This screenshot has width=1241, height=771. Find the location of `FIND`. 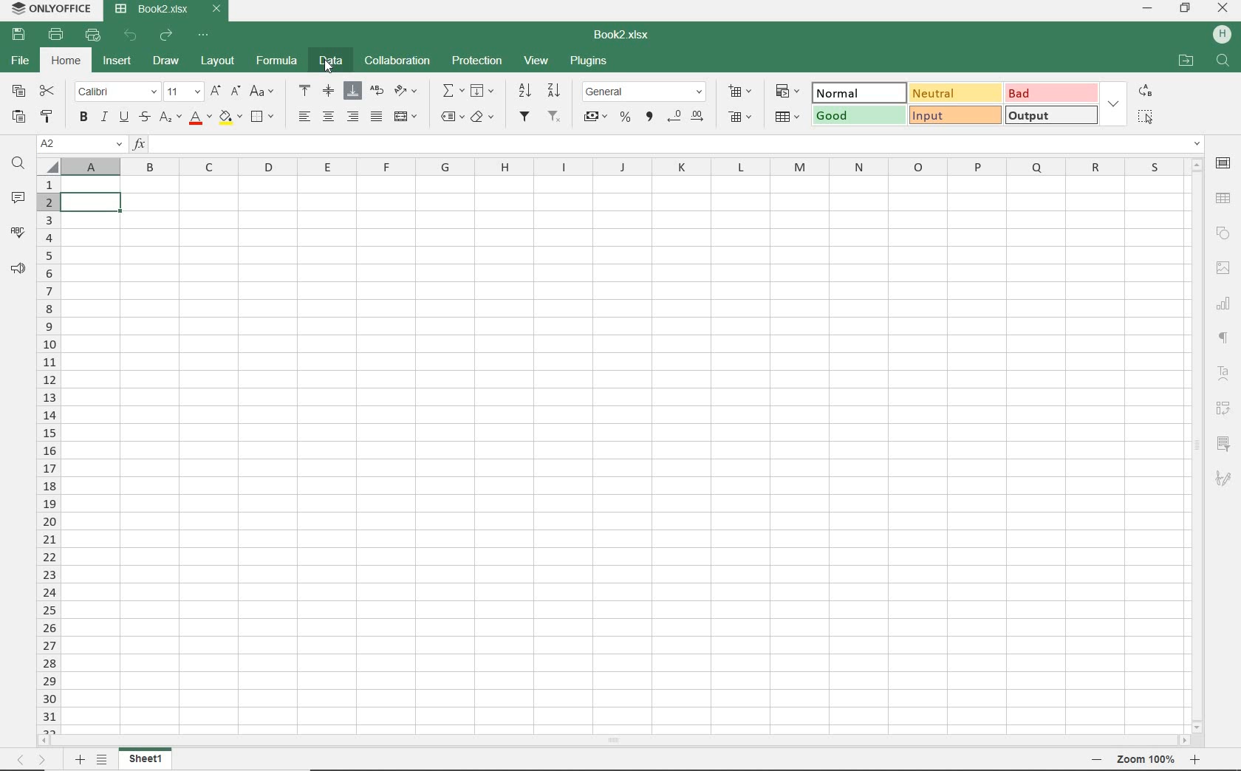

FIND is located at coordinates (1224, 62).